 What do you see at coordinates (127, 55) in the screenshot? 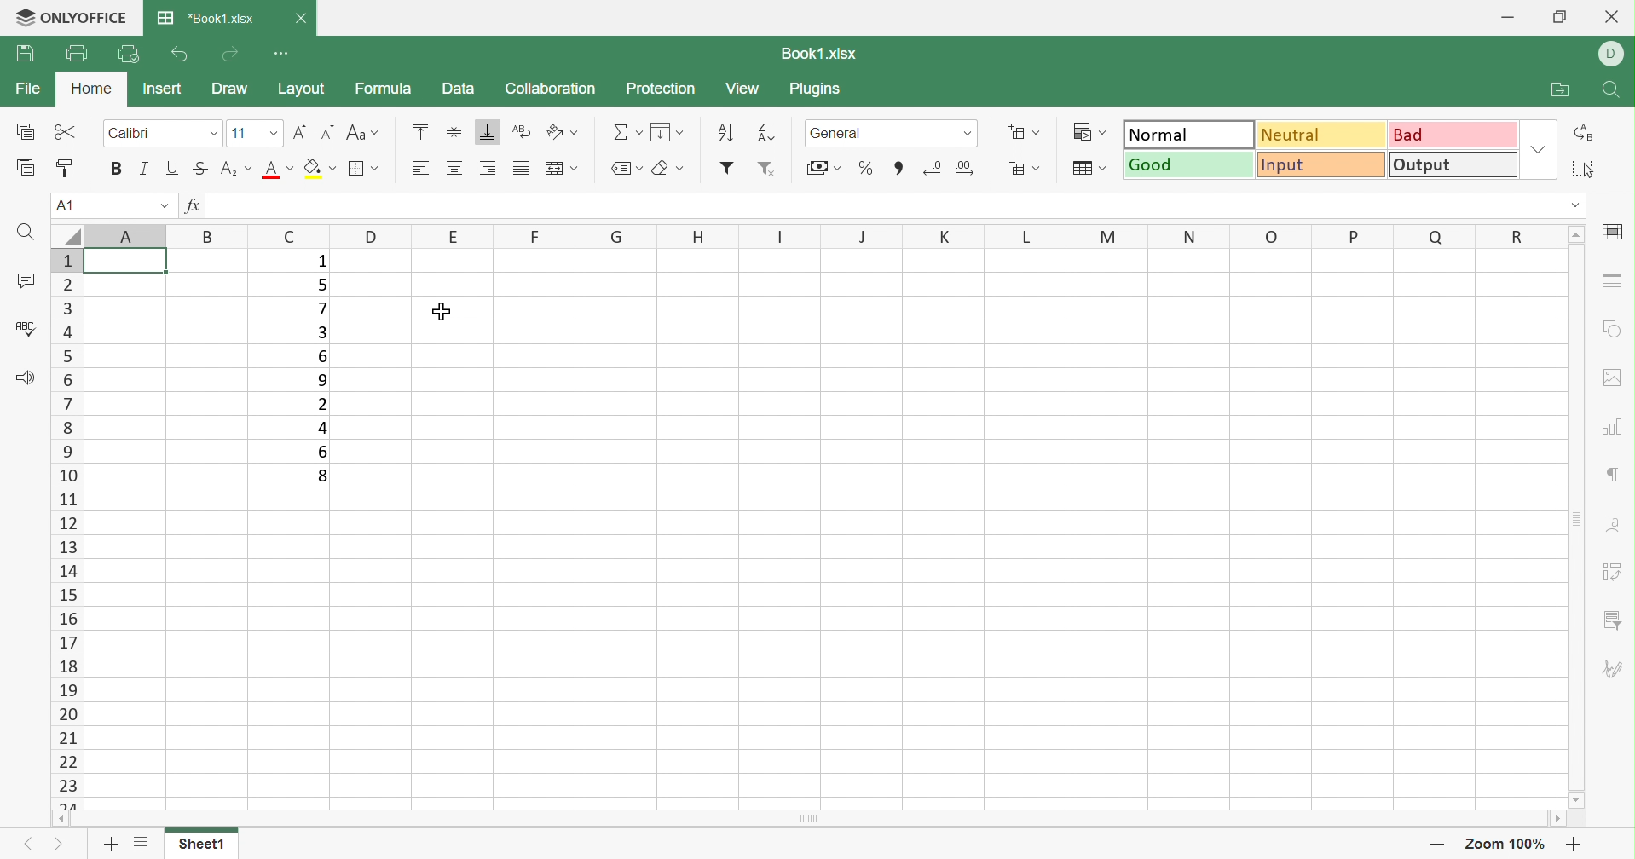
I see `Quick Print` at bounding box center [127, 55].